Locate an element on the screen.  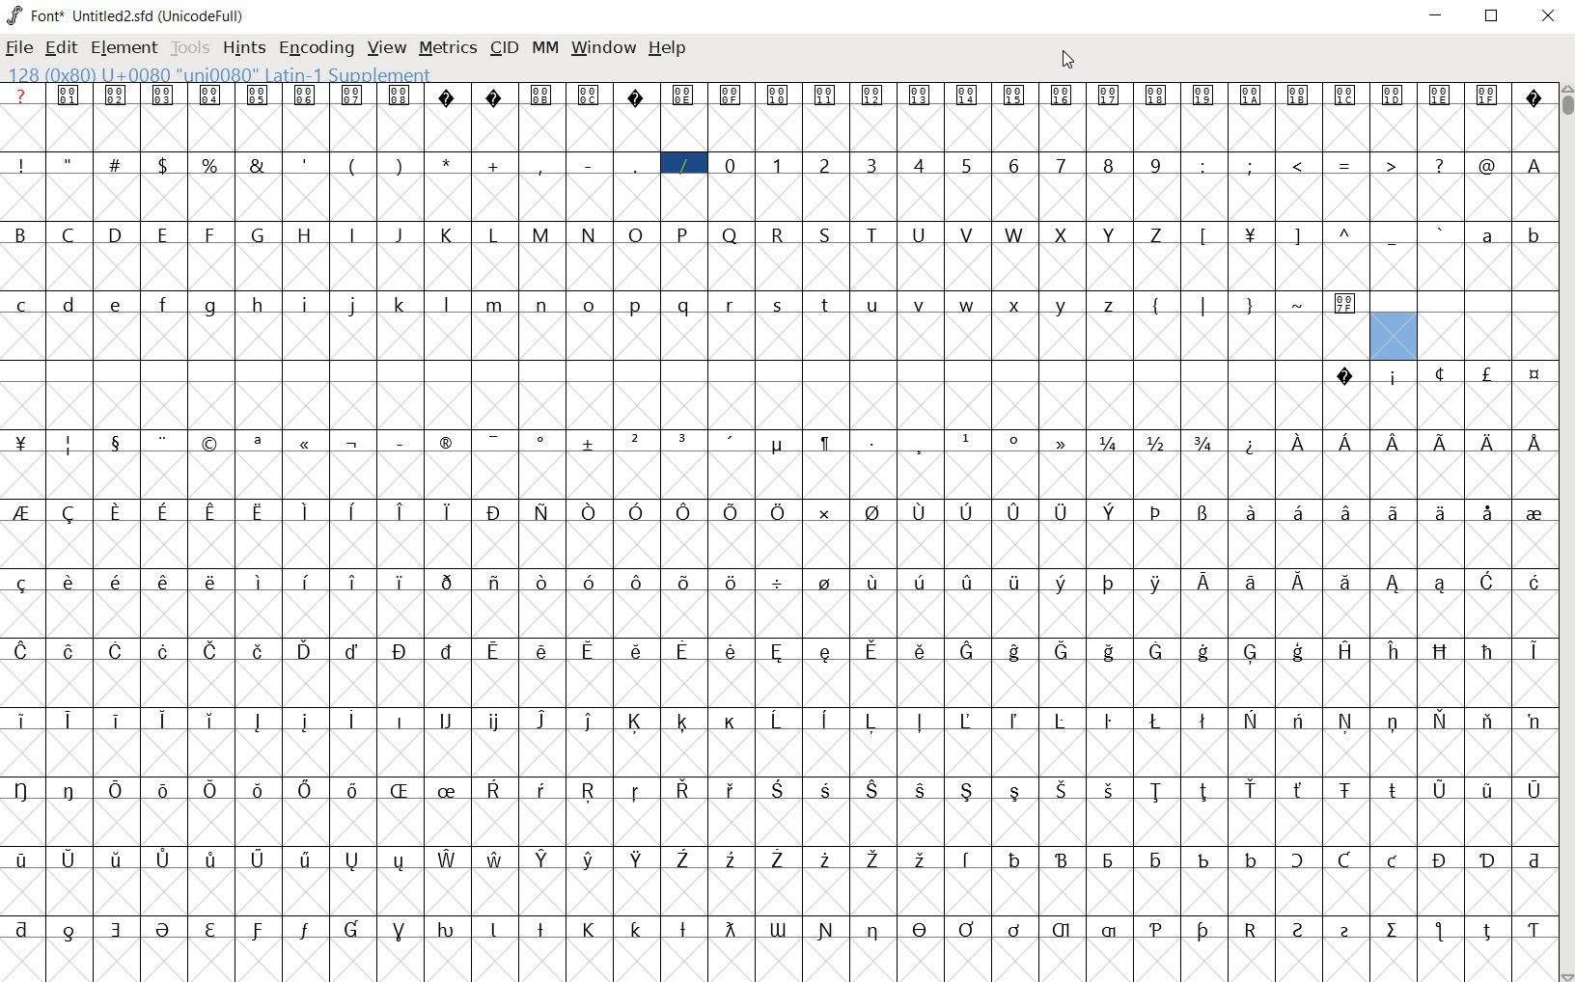
glyph is located at coordinates (117, 930).